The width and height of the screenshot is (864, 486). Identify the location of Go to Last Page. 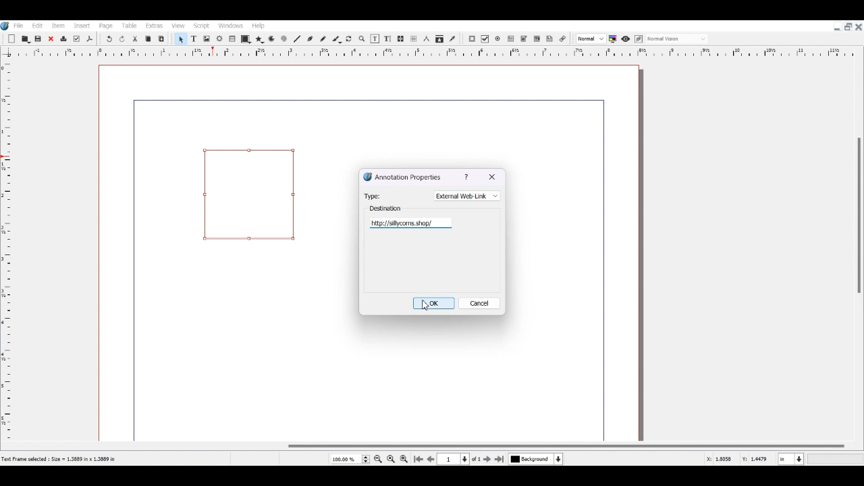
(501, 460).